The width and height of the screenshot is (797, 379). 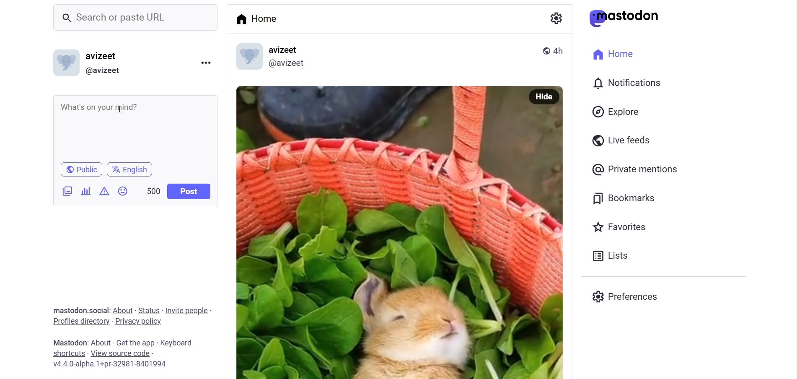 What do you see at coordinates (135, 18) in the screenshot?
I see `Search or paste URL` at bounding box center [135, 18].